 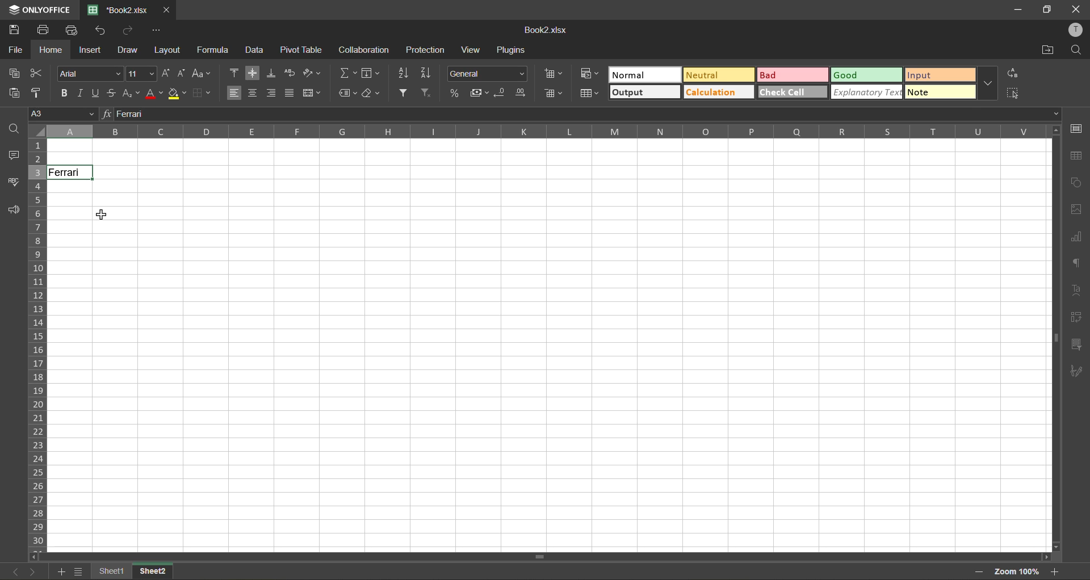 I want to click on column names, so click(x=547, y=132).